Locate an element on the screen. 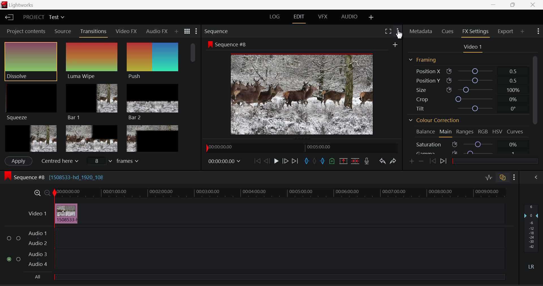  Lightworks is located at coordinates (19, 5).